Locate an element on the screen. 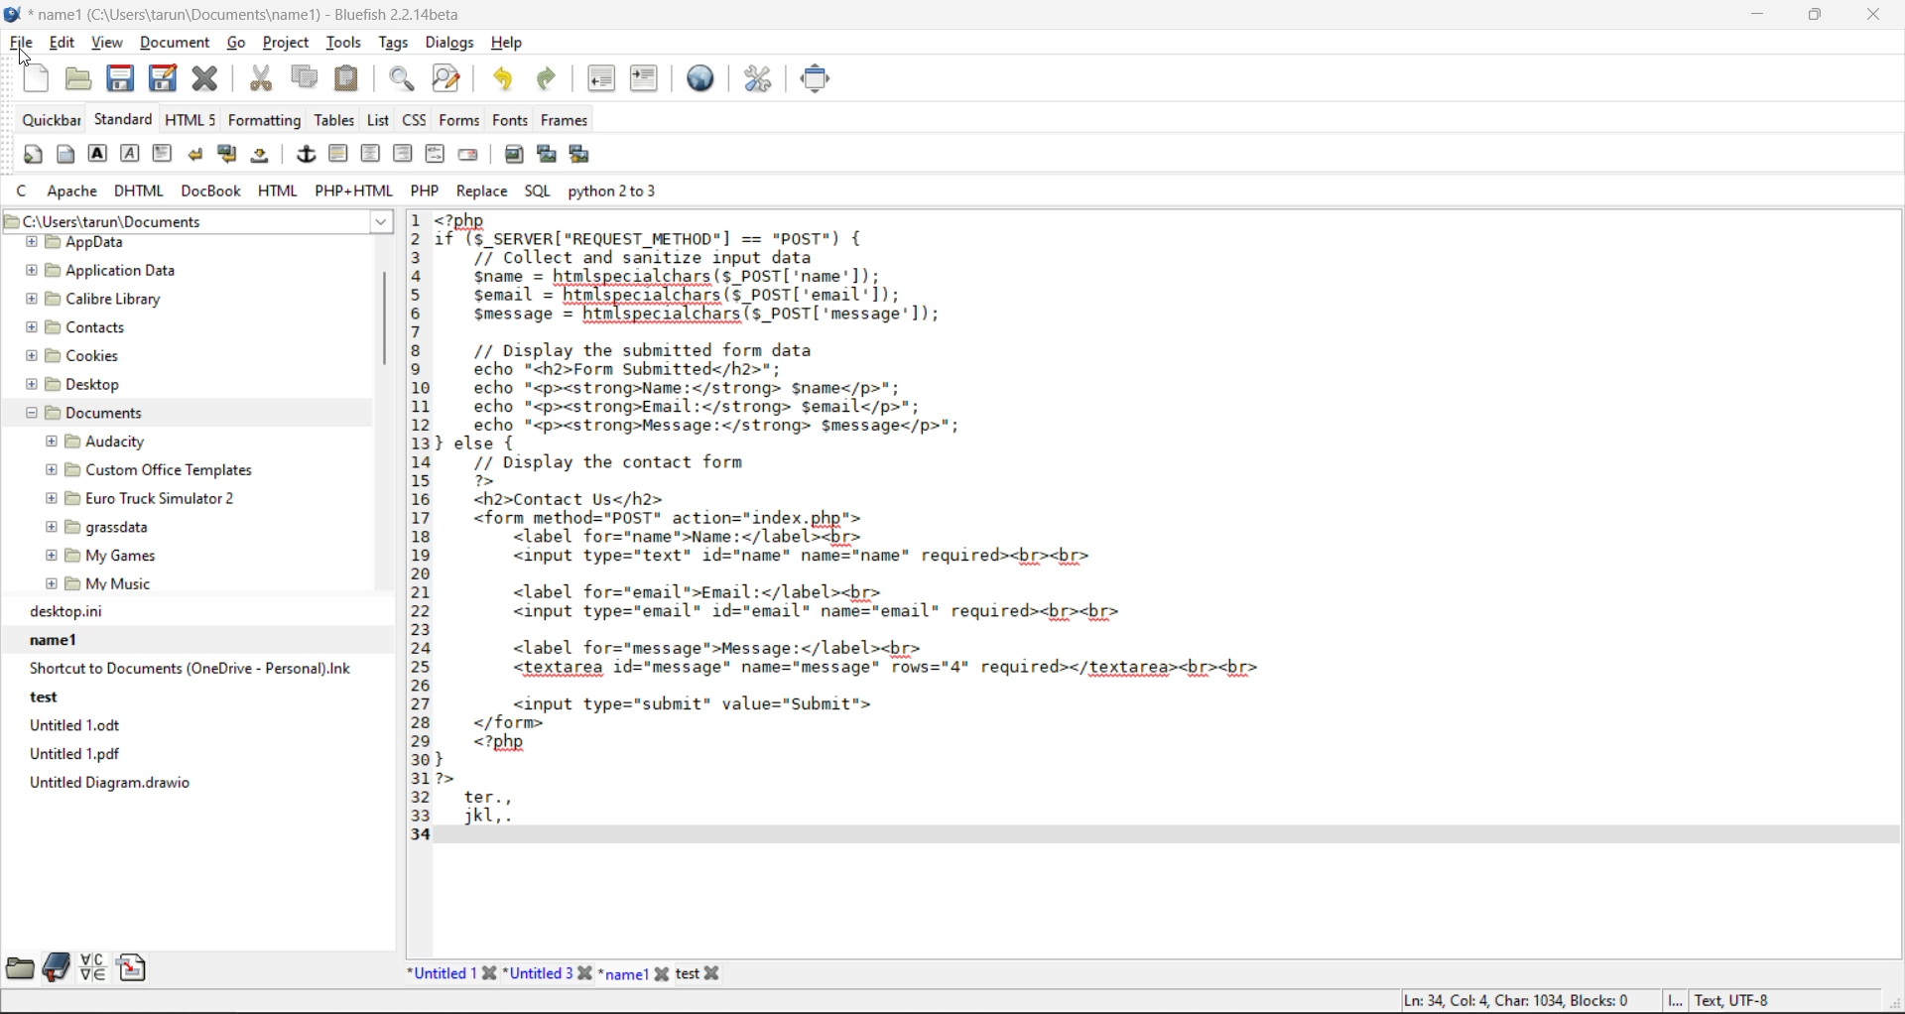  go is located at coordinates (236, 44).